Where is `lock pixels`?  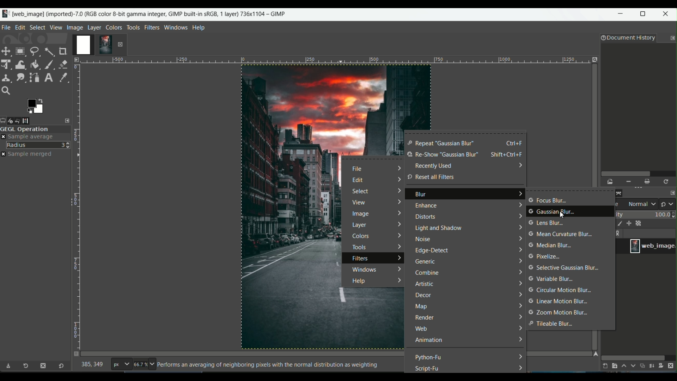
lock pixels is located at coordinates (618, 224).